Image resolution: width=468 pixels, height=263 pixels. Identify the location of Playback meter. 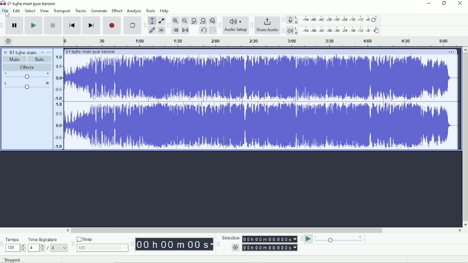
(335, 31).